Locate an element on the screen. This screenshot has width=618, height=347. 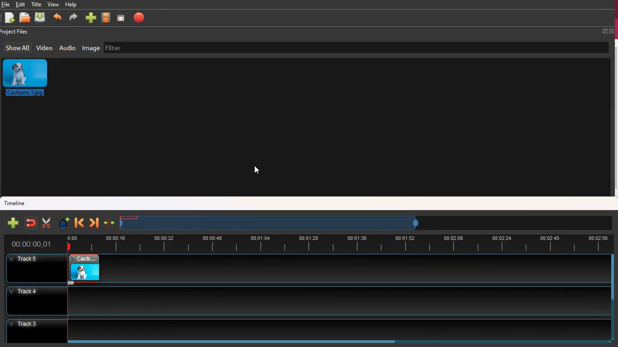
edit is located at coordinates (21, 5).